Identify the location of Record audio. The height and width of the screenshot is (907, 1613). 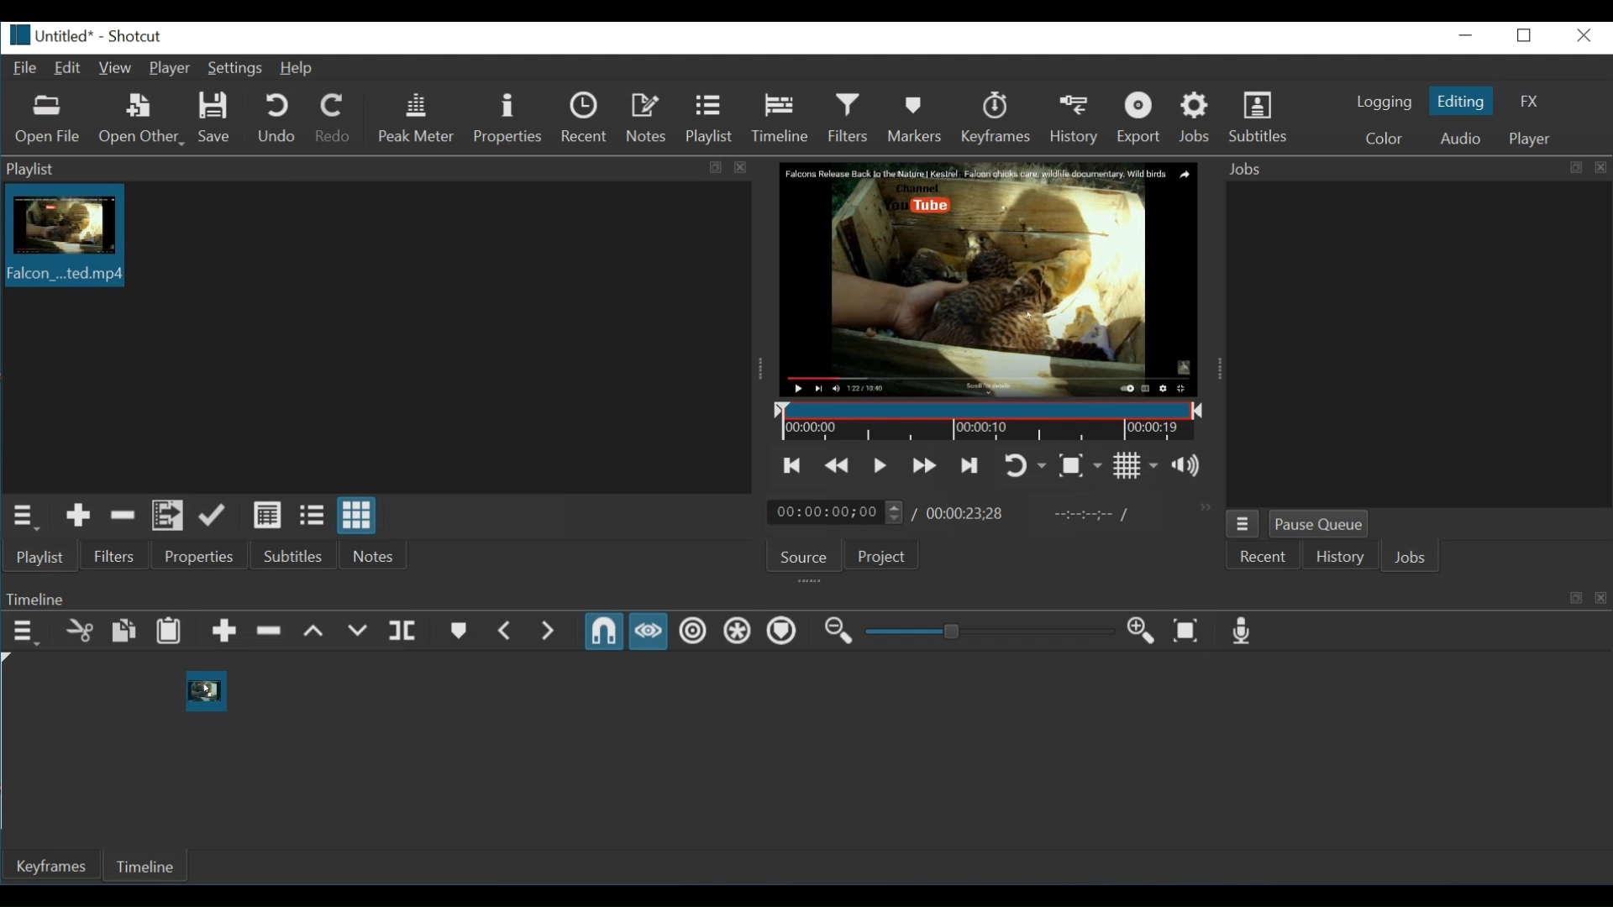
(1238, 632).